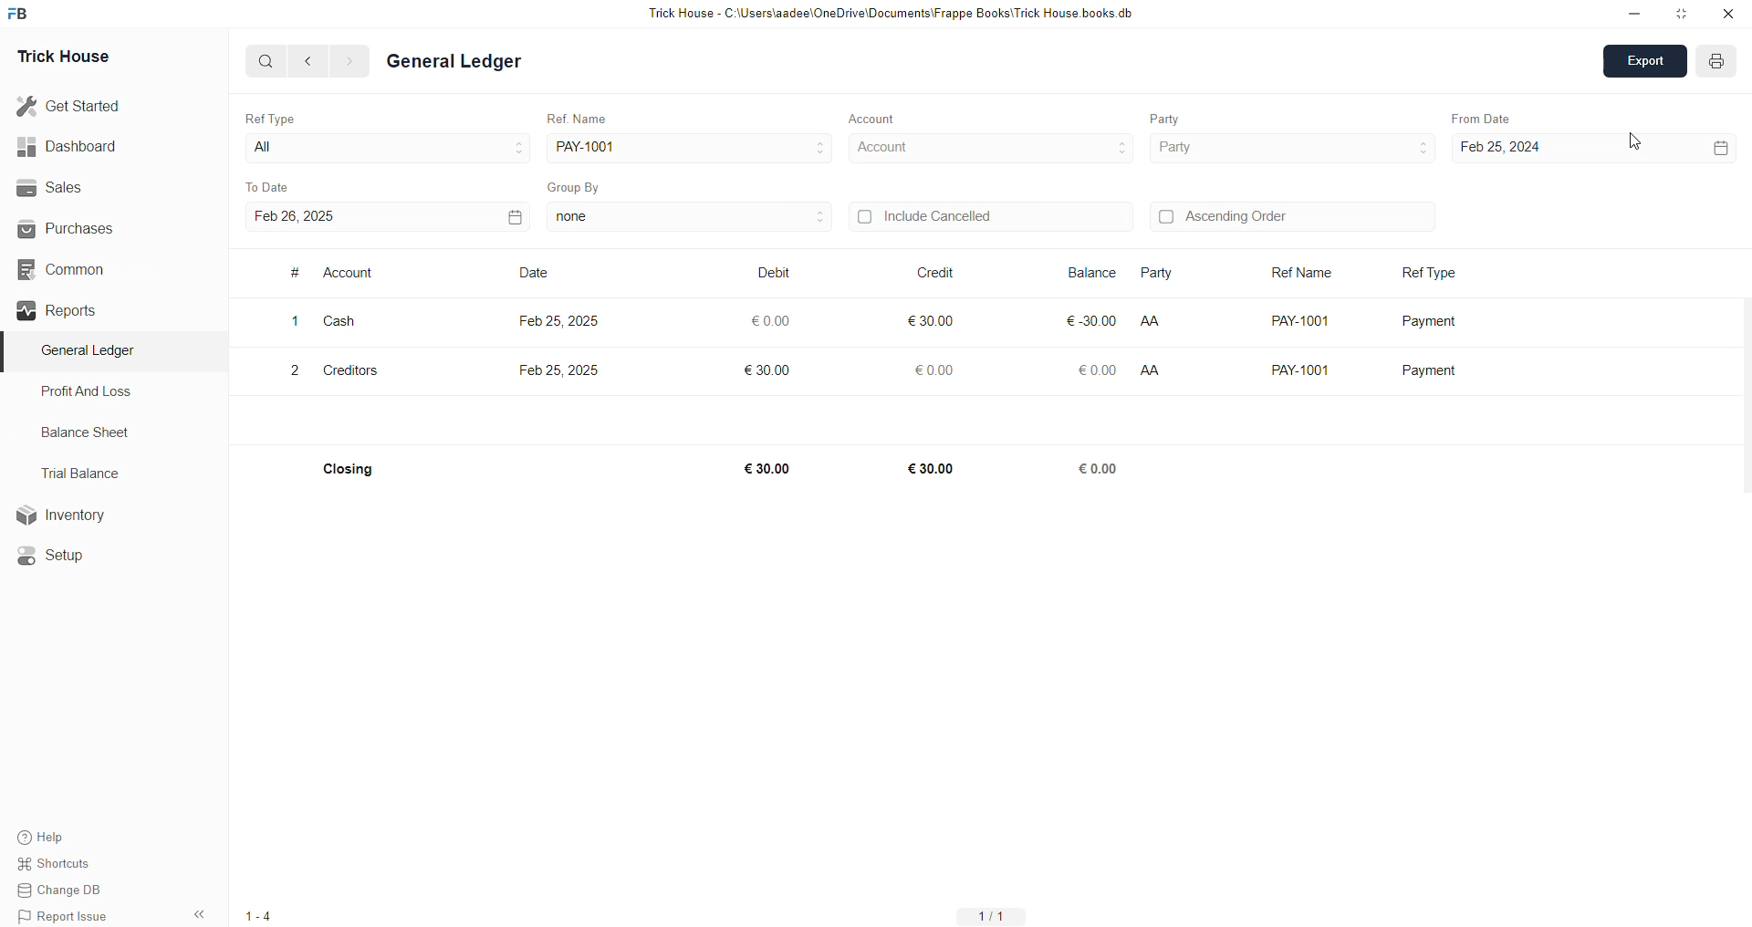 This screenshot has height=927, width=1752. I want to click on €30.00, so click(774, 370).